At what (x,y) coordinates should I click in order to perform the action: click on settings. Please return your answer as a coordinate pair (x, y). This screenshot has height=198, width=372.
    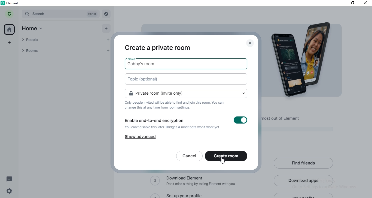
    Looking at the image, I should click on (8, 192).